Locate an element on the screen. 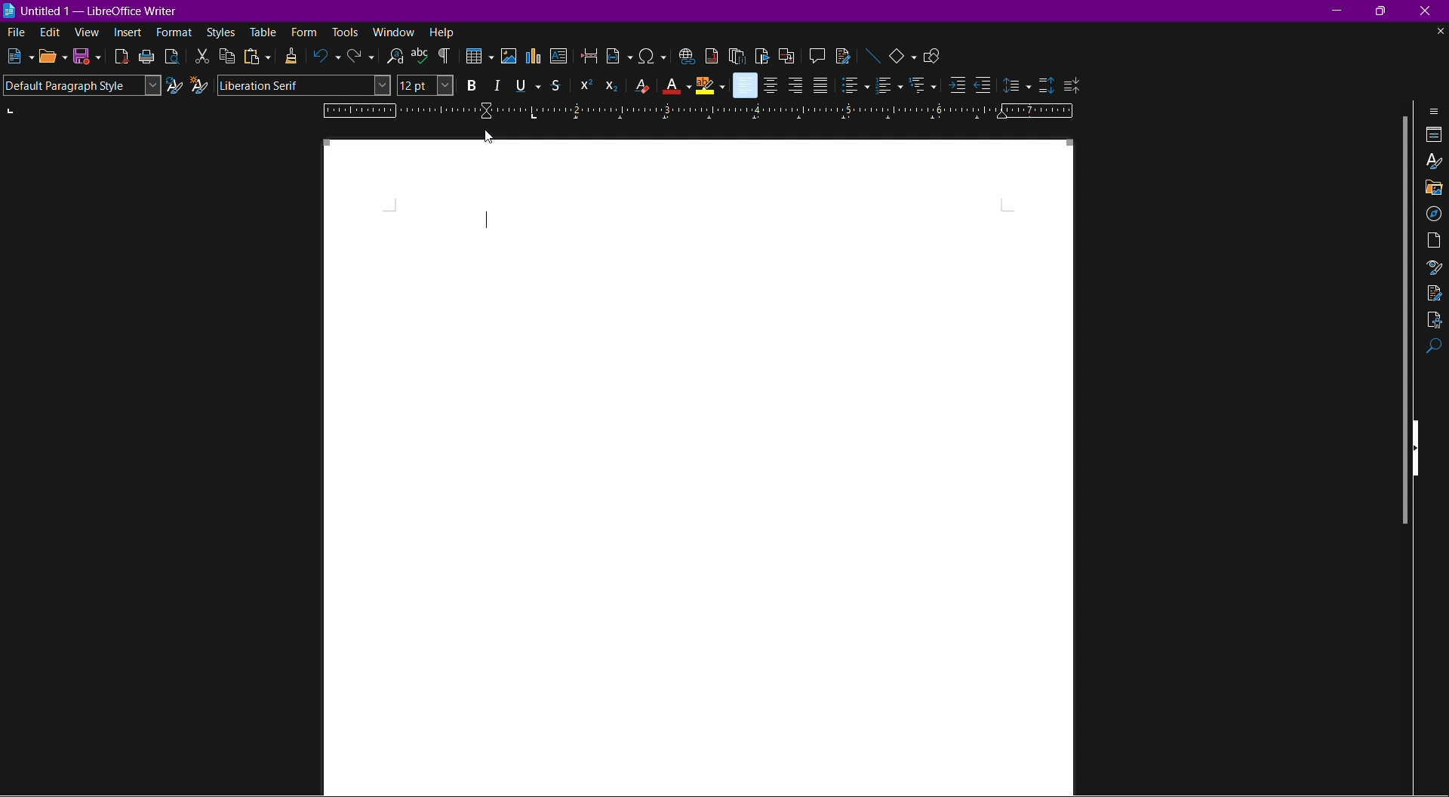 The width and height of the screenshot is (1449, 797). Insert Comment is located at coordinates (814, 54).